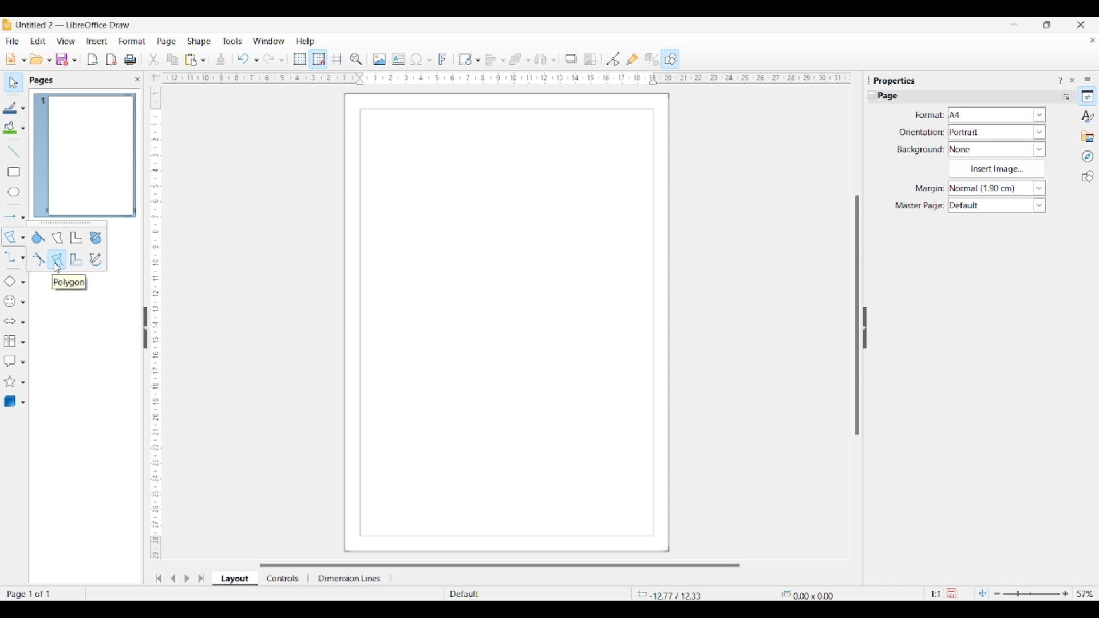 This screenshot has width=1099, height=618. I want to click on Selected special character, so click(417, 59).